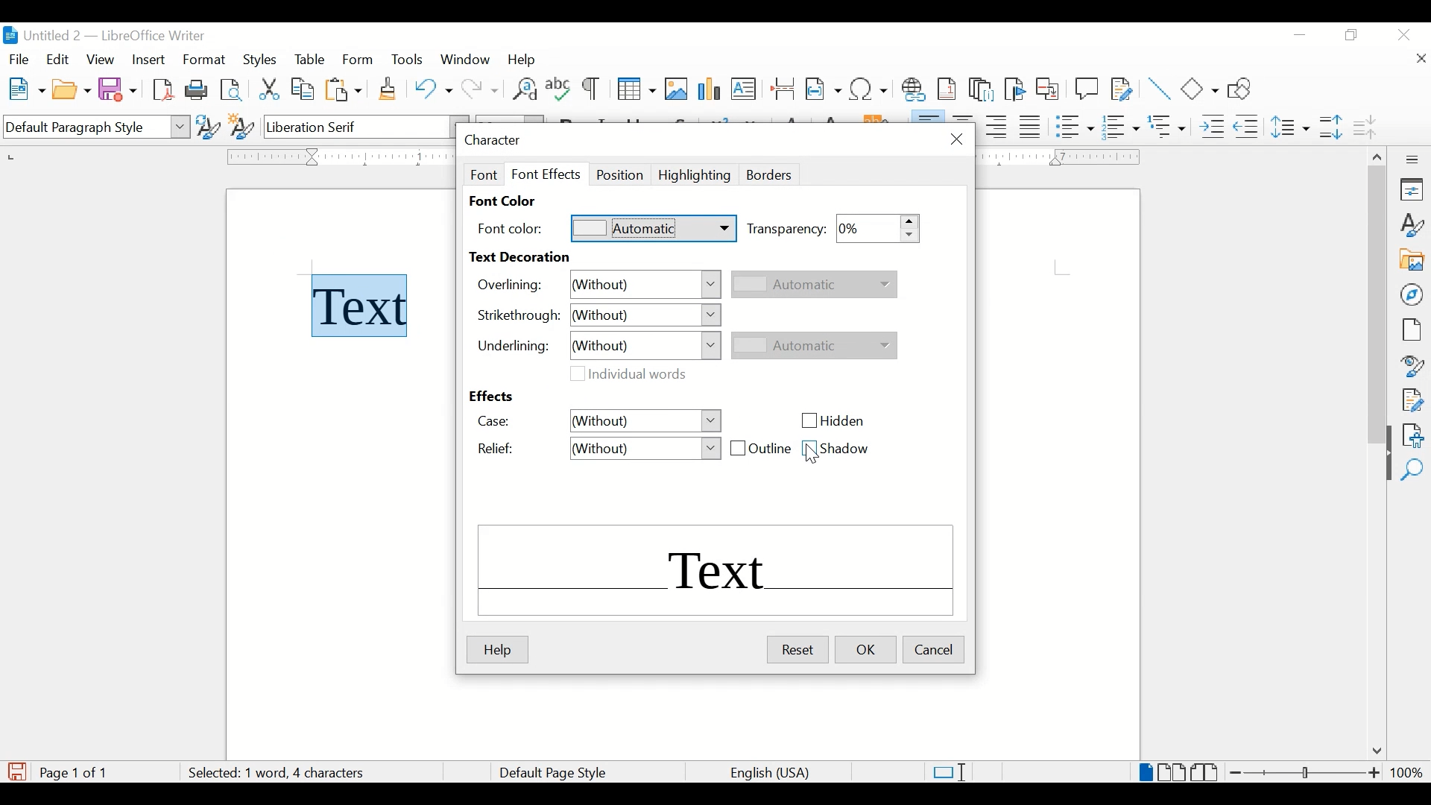 The image size is (1431, 805). I want to click on check spelling, so click(559, 88).